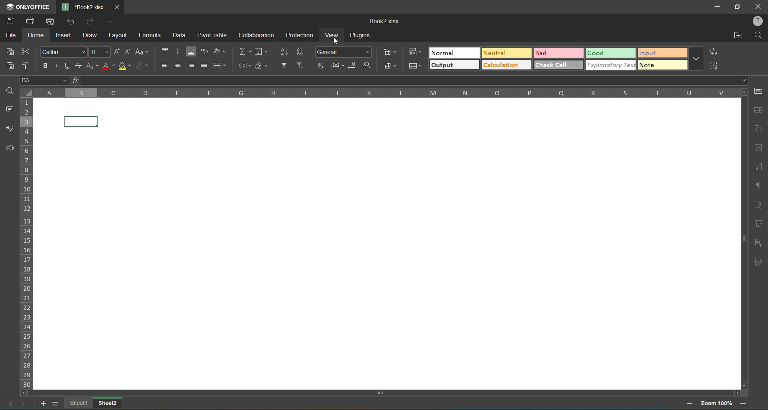  Describe the element at coordinates (46, 66) in the screenshot. I see `bold` at that location.